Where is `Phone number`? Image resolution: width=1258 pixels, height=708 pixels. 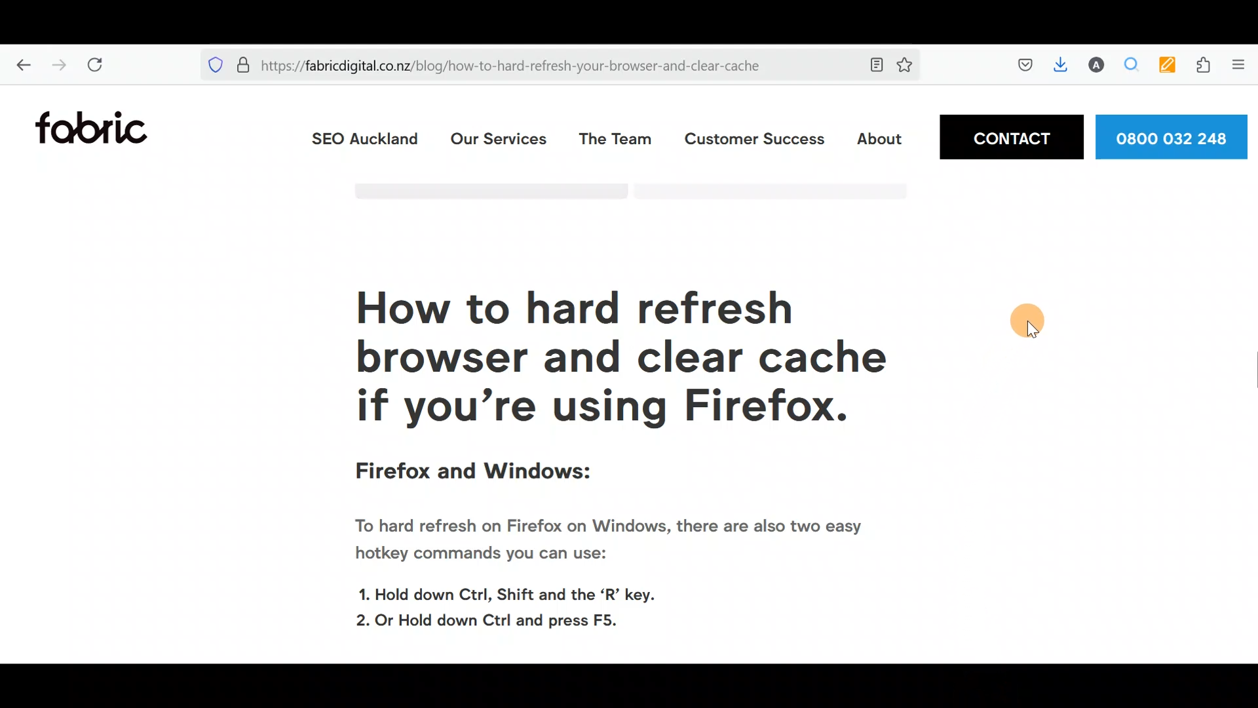 Phone number is located at coordinates (1173, 136).